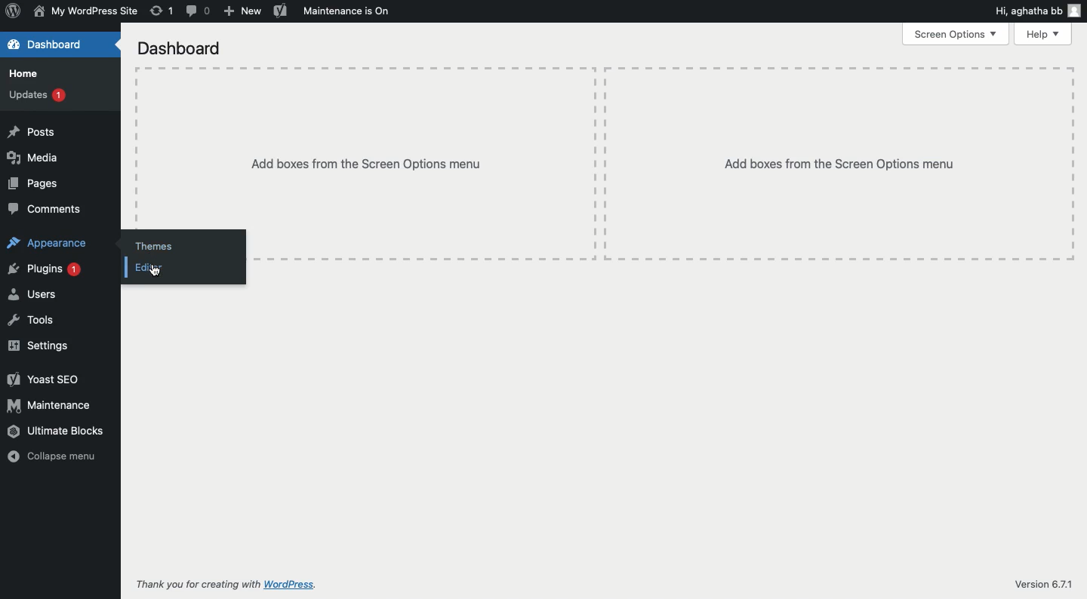 The image size is (1087, 599). Describe the element at coordinates (39, 346) in the screenshot. I see `Settings` at that location.